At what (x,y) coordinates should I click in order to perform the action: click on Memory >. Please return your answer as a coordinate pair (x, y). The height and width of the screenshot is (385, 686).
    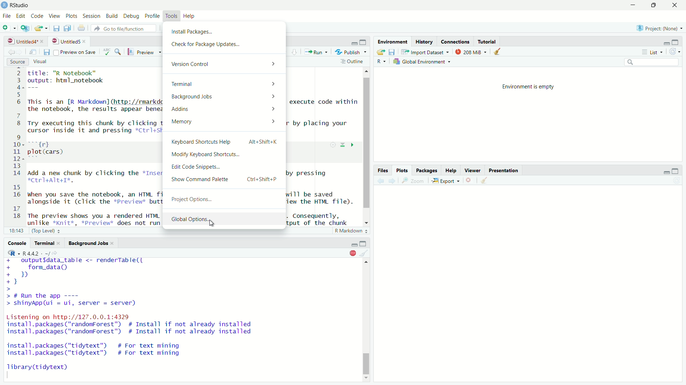
    Looking at the image, I should click on (224, 122).